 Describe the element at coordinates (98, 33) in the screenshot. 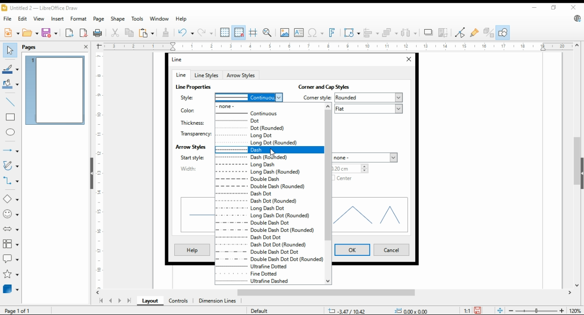

I see `print` at that location.